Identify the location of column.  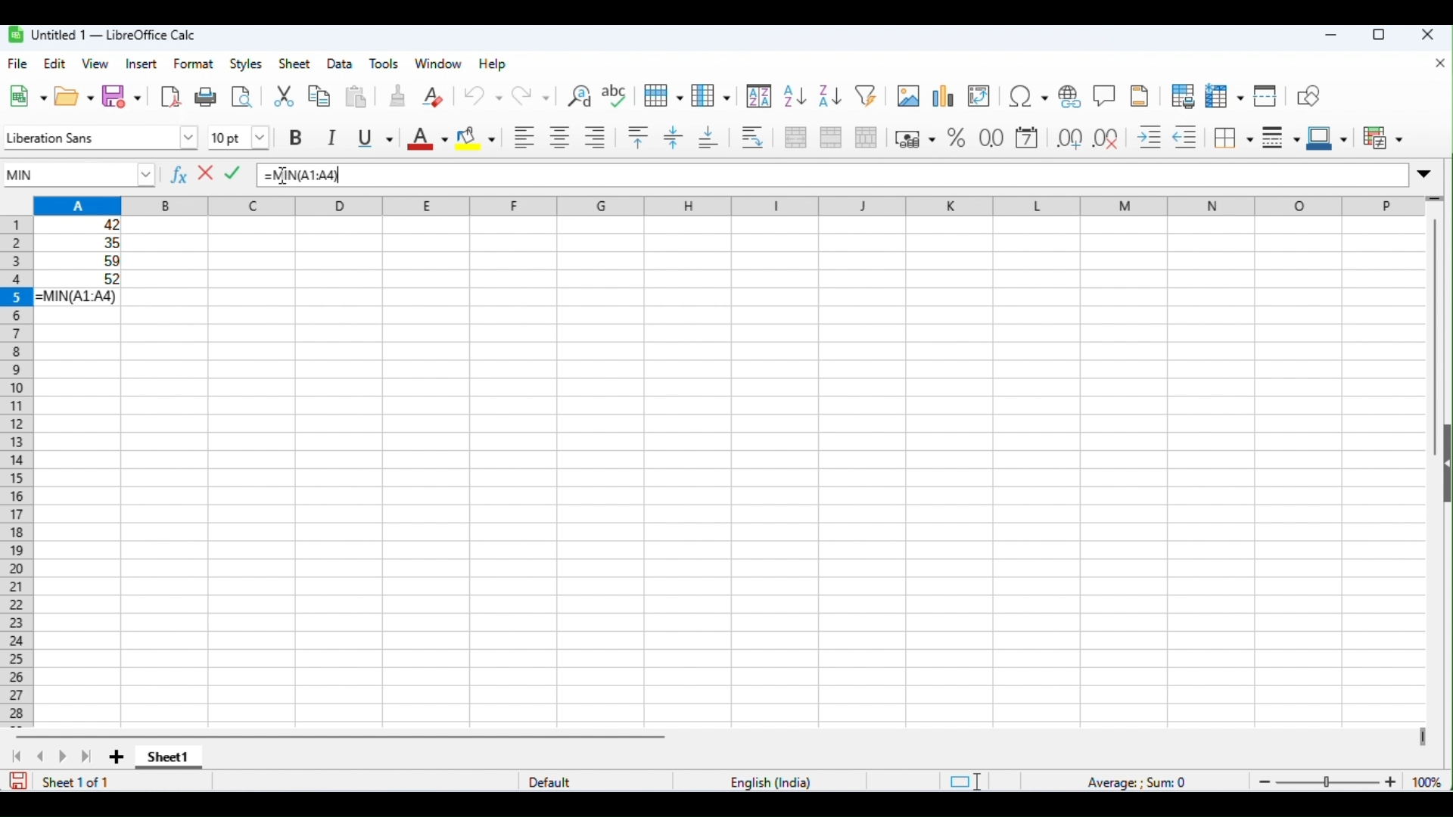
(709, 95).